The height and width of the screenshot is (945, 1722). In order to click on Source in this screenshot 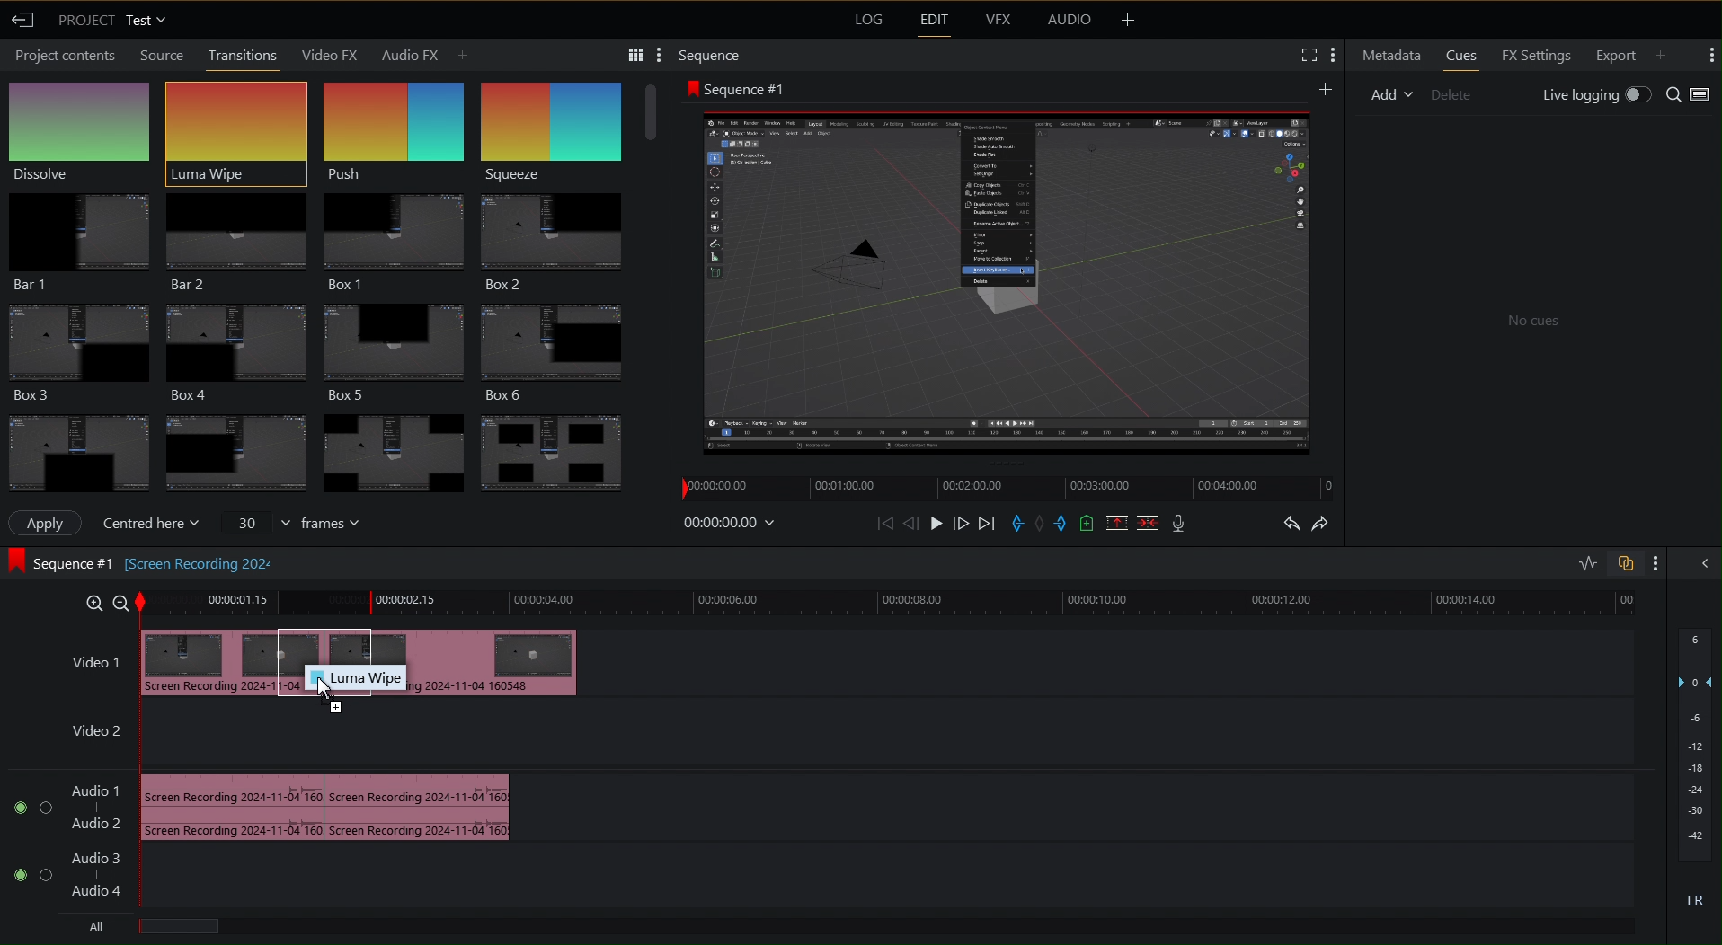, I will do `click(158, 55)`.